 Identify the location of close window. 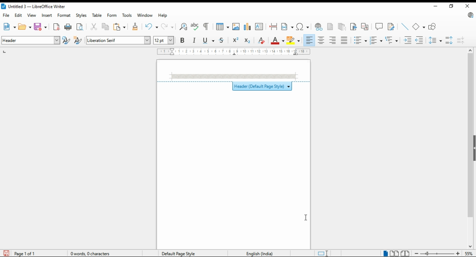
(467, 6).